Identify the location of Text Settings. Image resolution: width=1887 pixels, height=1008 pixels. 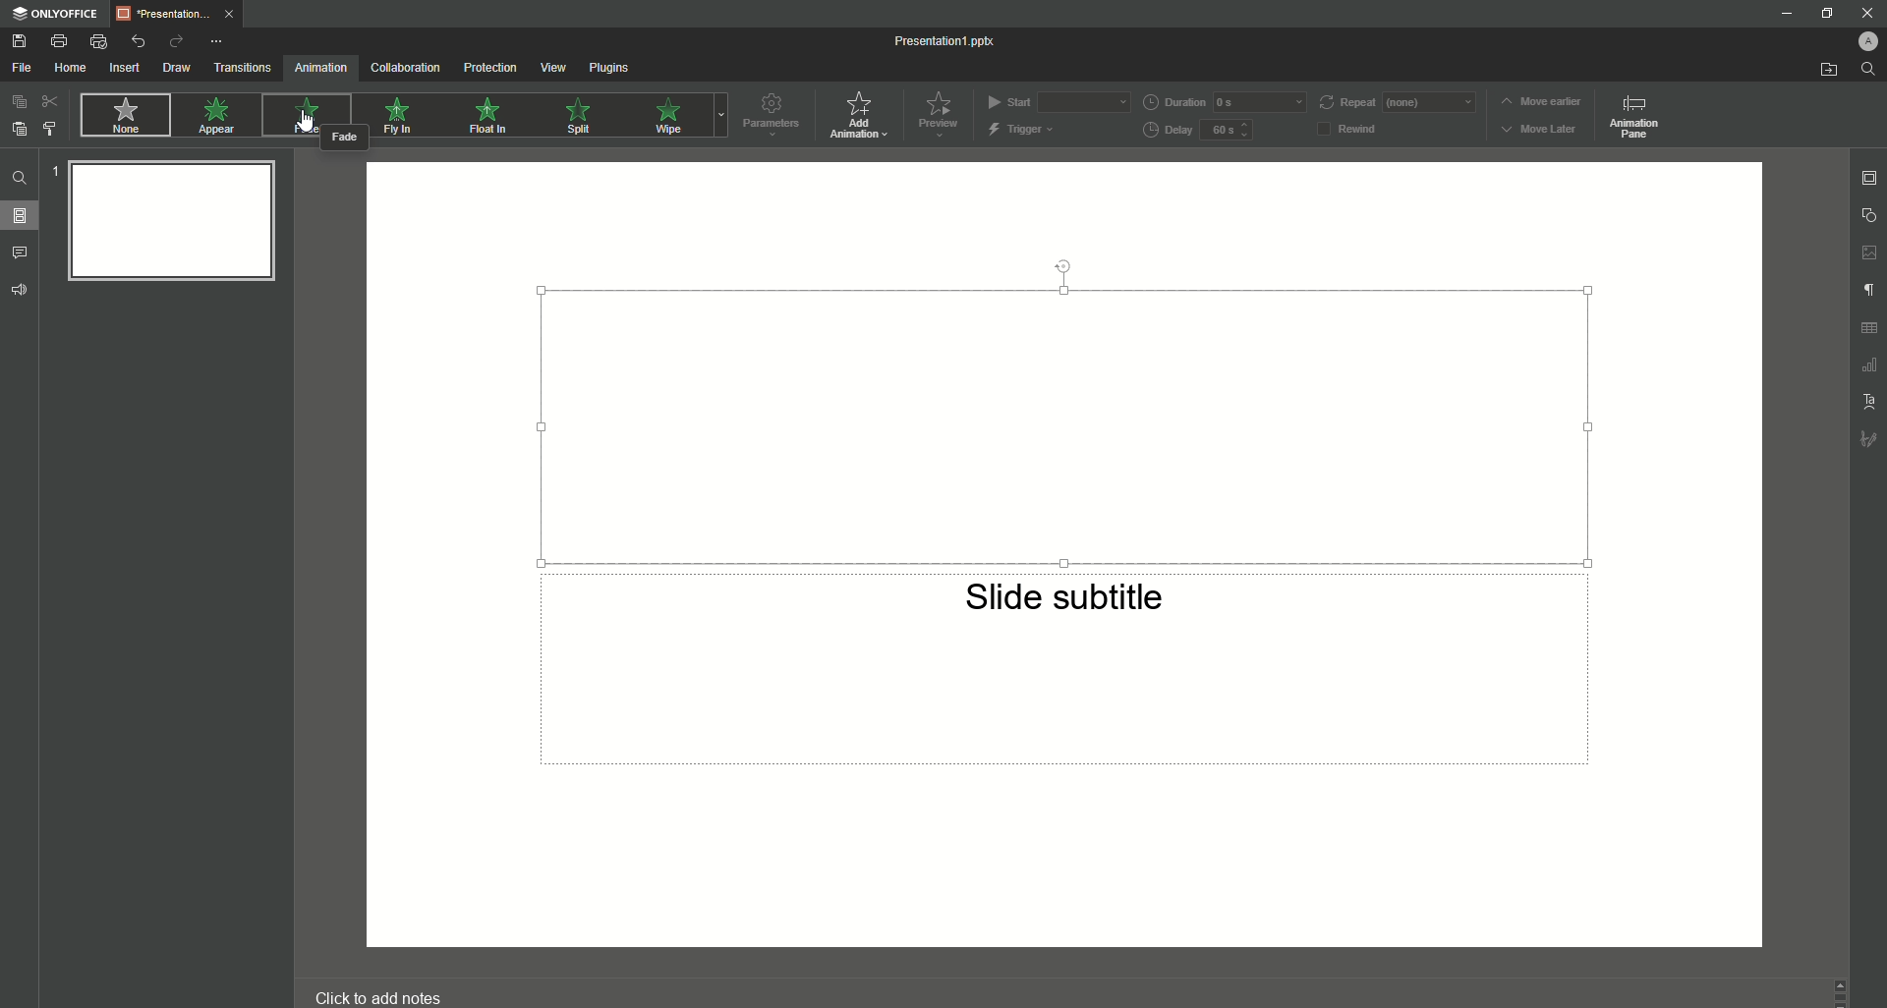
(1869, 401).